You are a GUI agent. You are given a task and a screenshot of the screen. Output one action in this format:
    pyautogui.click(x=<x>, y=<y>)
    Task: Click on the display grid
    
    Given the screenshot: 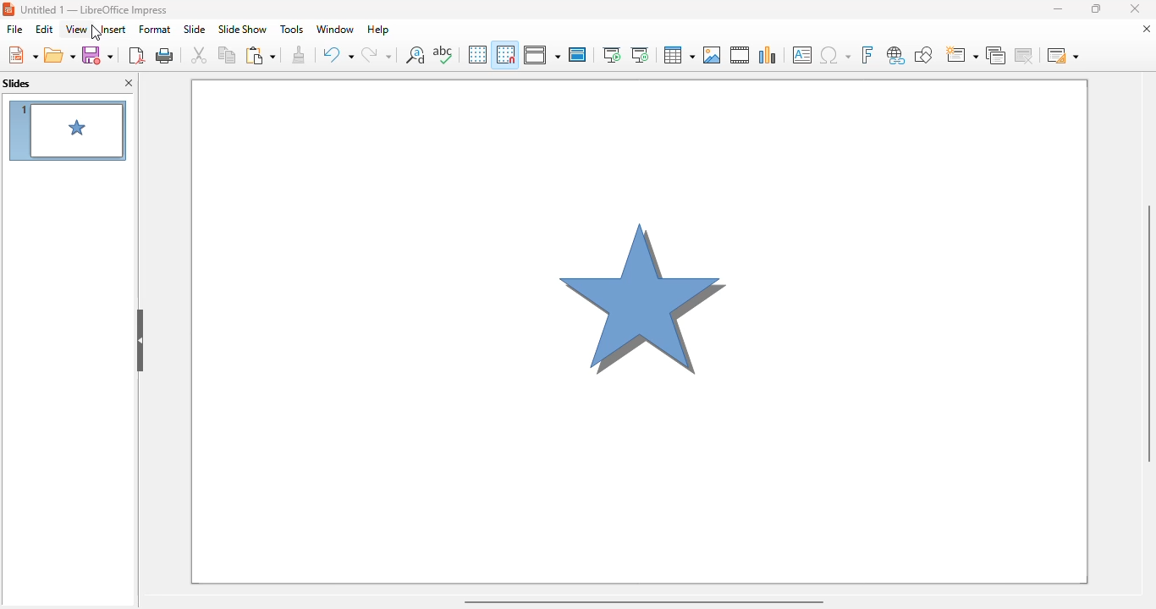 What is the action you would take?
    pyautogui.click(x=477, y=54)
    